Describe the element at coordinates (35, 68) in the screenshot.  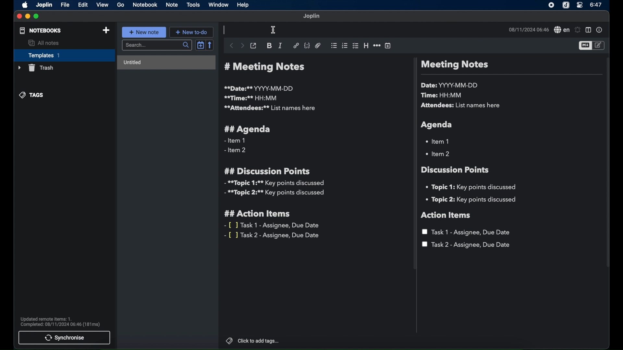
I see `trash` at that location.